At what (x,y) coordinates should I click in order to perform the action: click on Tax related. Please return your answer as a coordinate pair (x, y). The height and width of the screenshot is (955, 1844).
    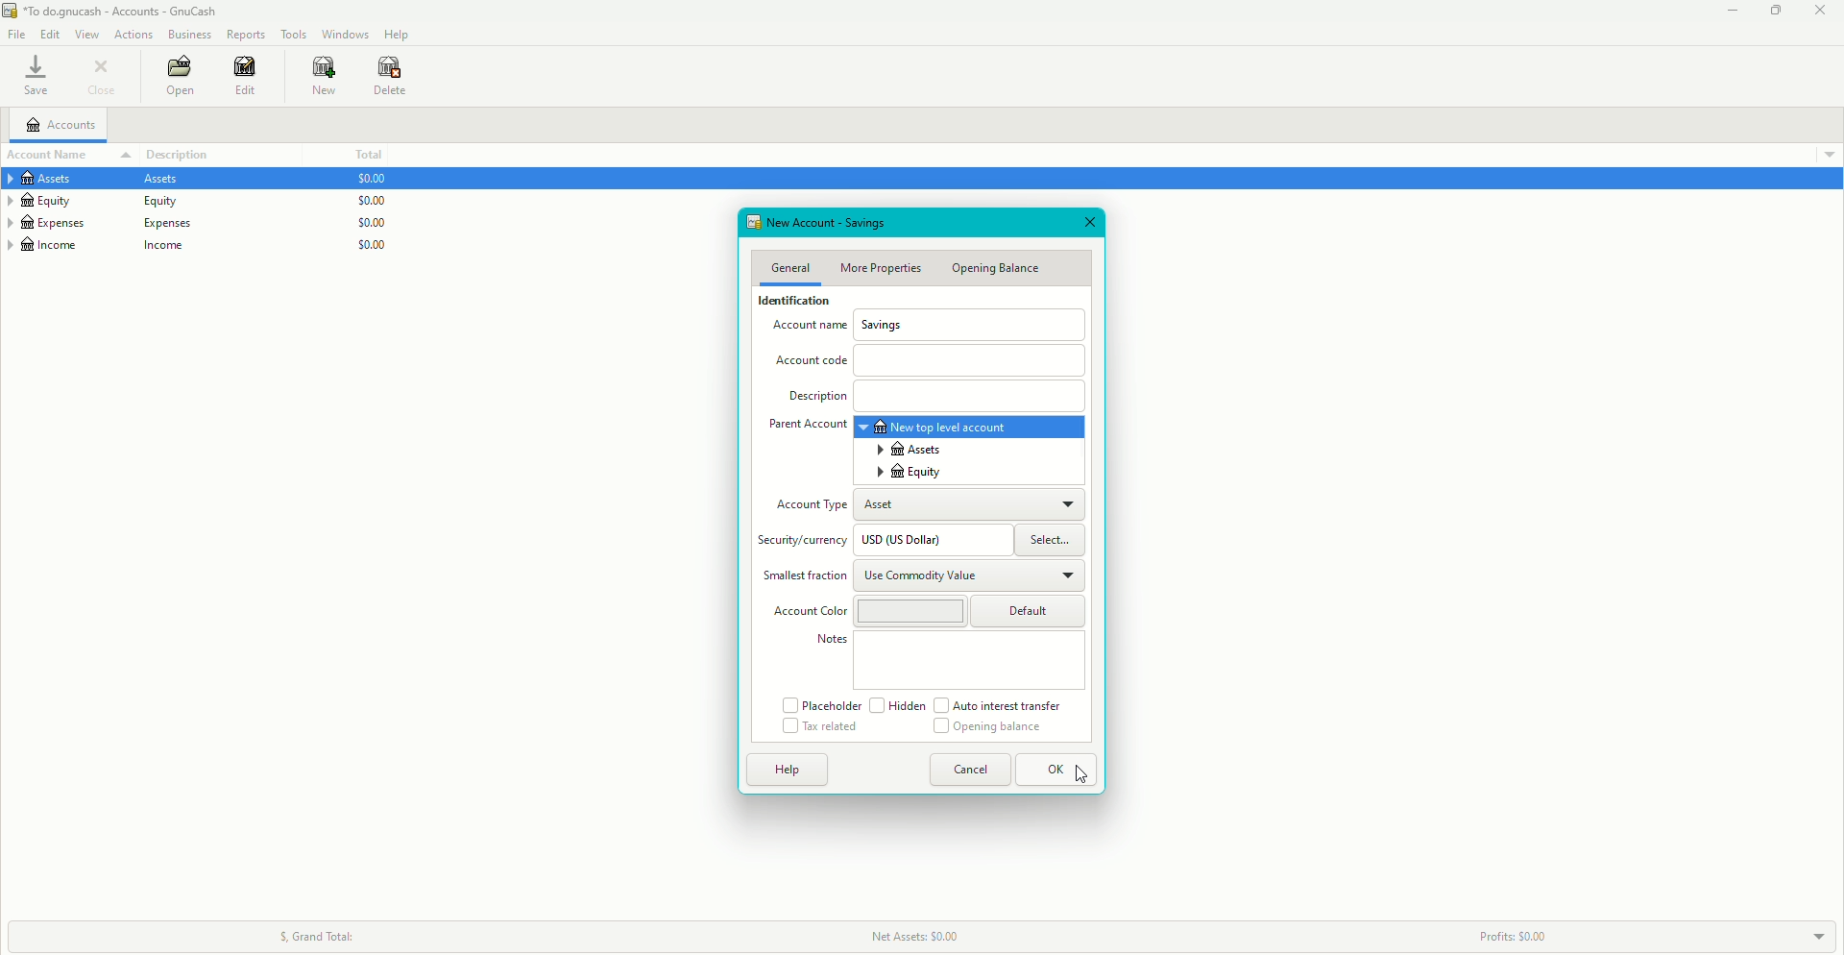
    Looking at the image, I should click on (821, 728).